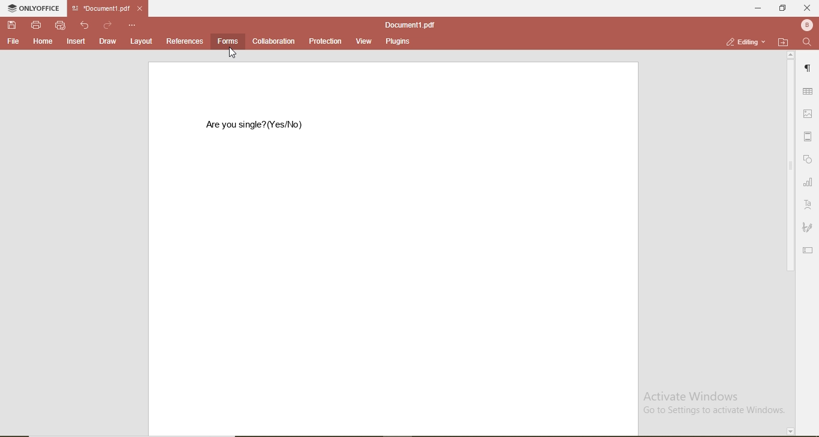 Image resolution: width=819 pixels, height=437 pixels. I want to click on options, so click(133, 26).